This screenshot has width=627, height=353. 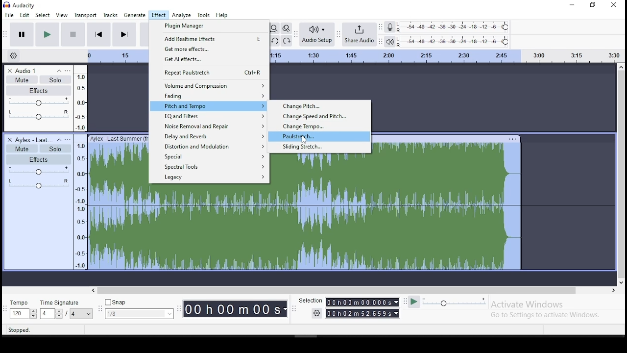 I want to click on analyze, so click(x=182, y=15).